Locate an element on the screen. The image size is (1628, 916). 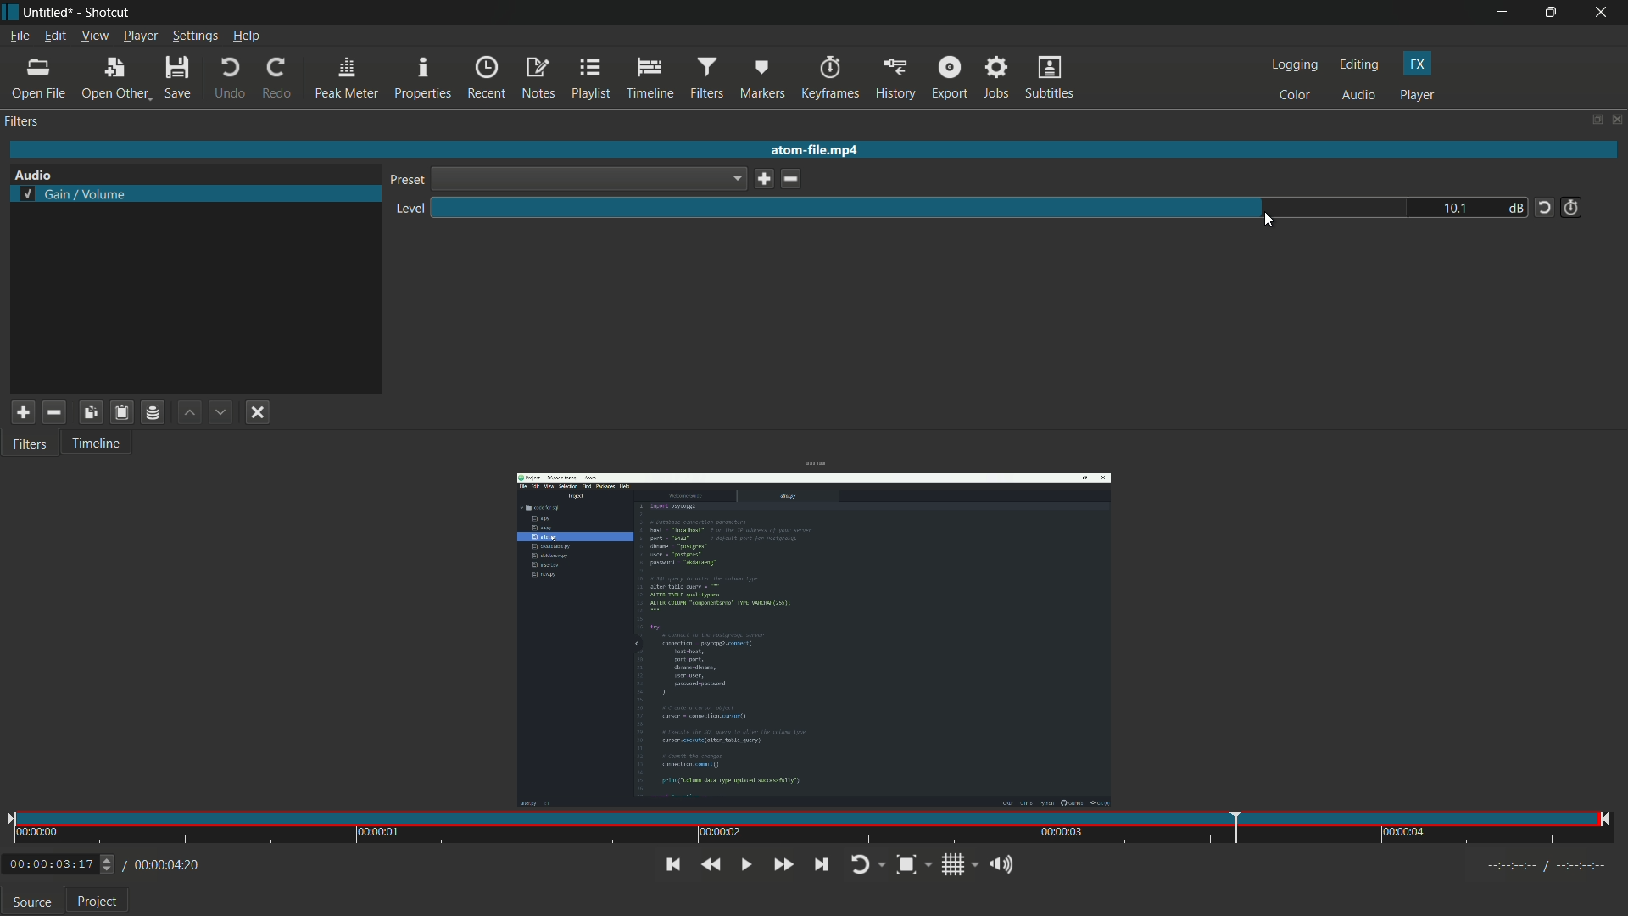
quickly play backward is located at coordinates (710, 865).